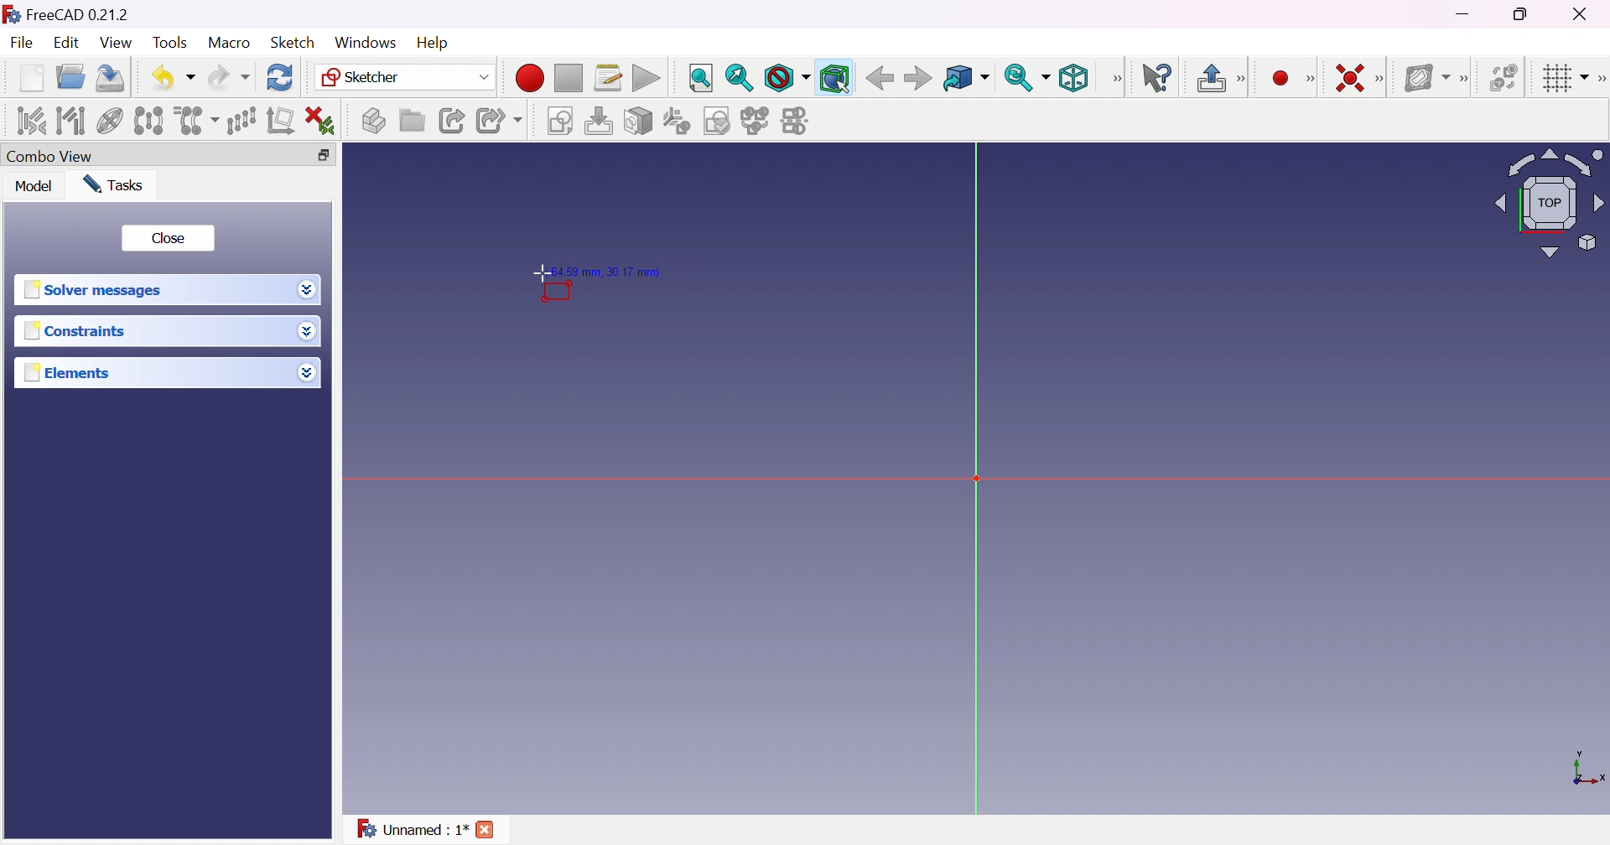 This screenshot has height=845, width=1610. I want to click on Toggle grid, so click(1561, 79).